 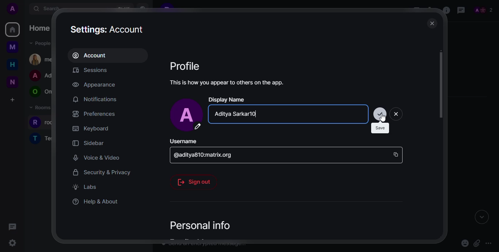 What do you see at coordinates (441, 90) in the screenshot?
I see `scroll bar` at bounding box center [441, 90].